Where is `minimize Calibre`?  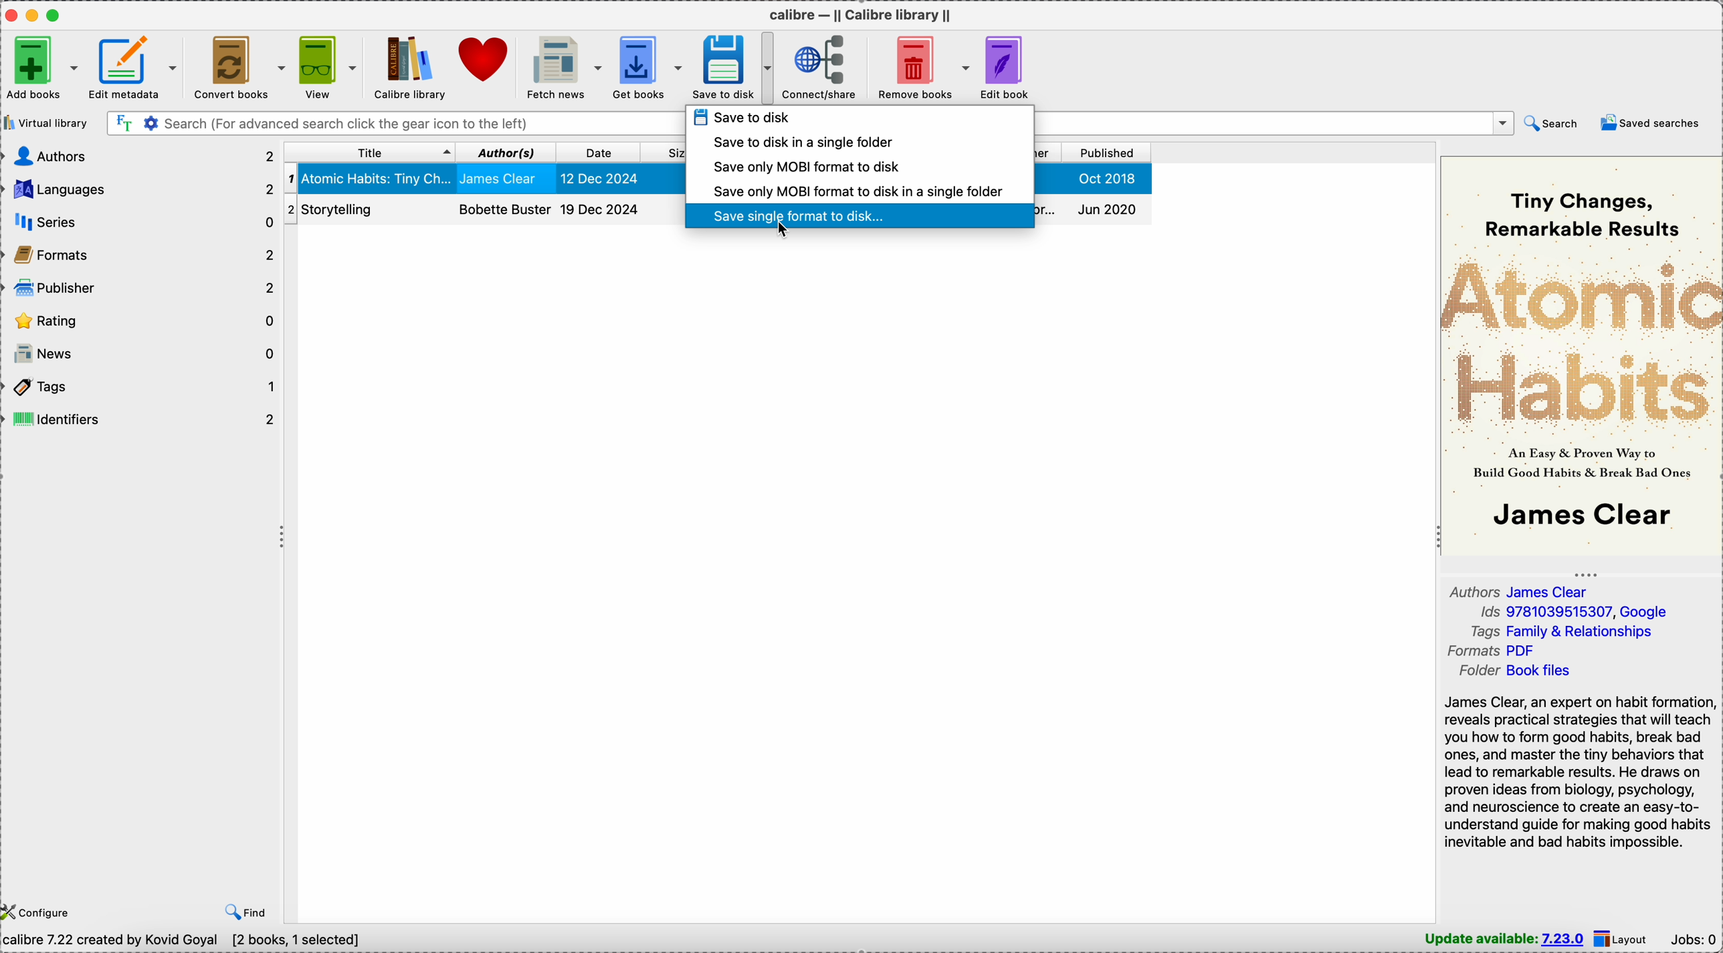
minimize Calibre is located at coordinates (35, 15).